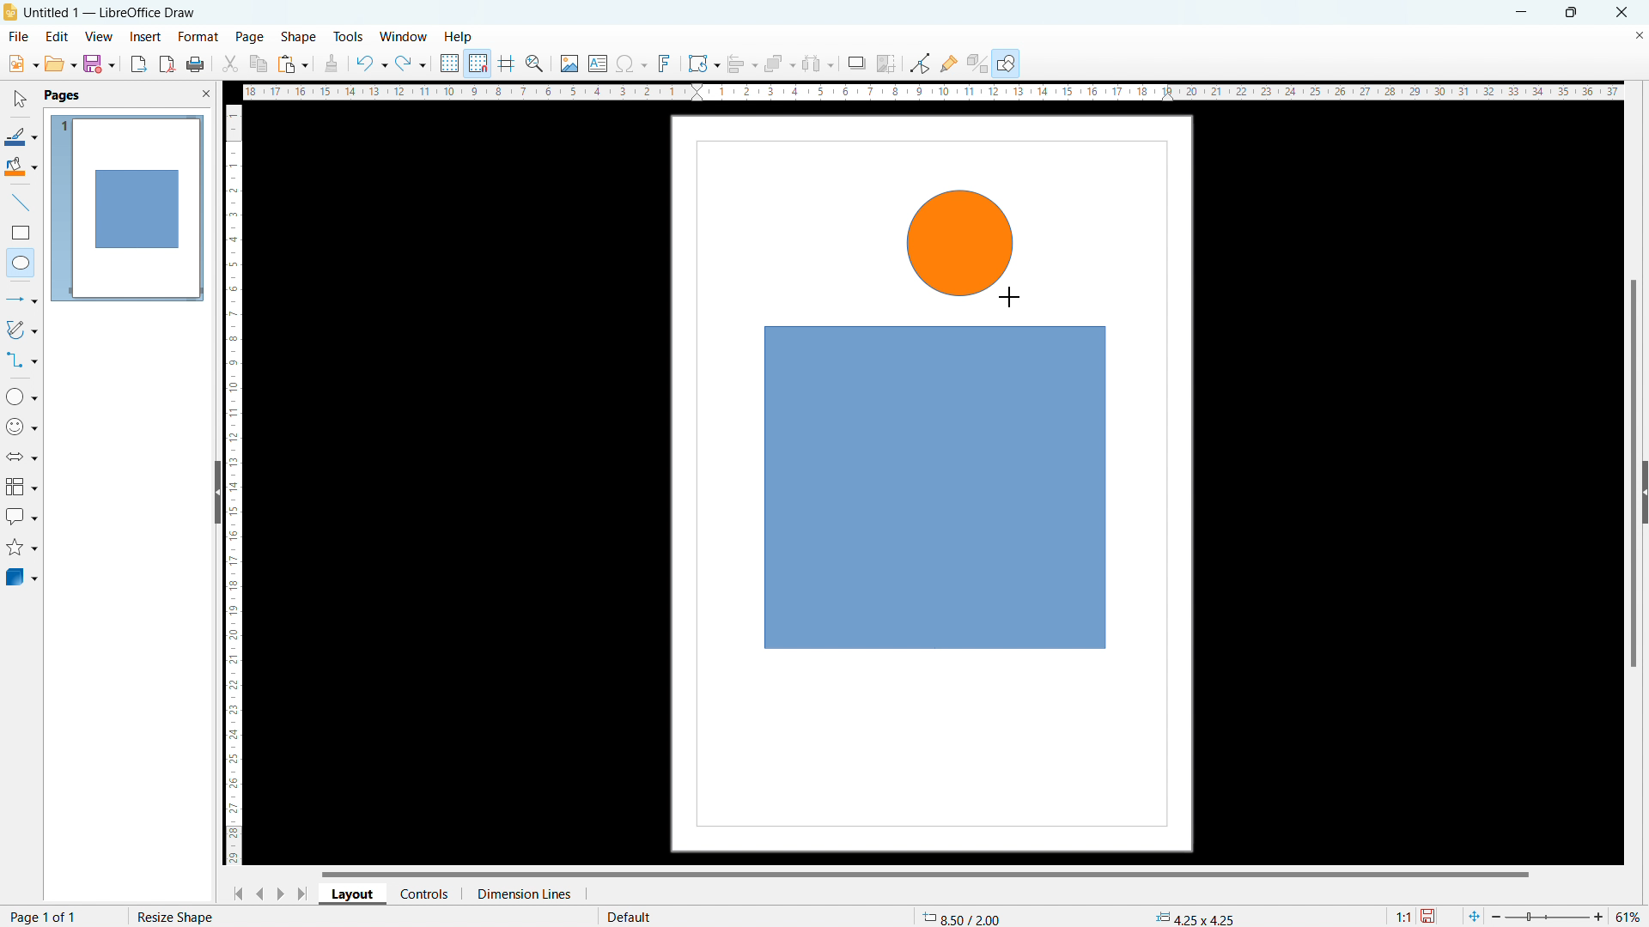 The height and width of the screenshot is (927, 1649). Describe the element at coordinates (22, 360) in the screenshot. I see `connectors` at that location.